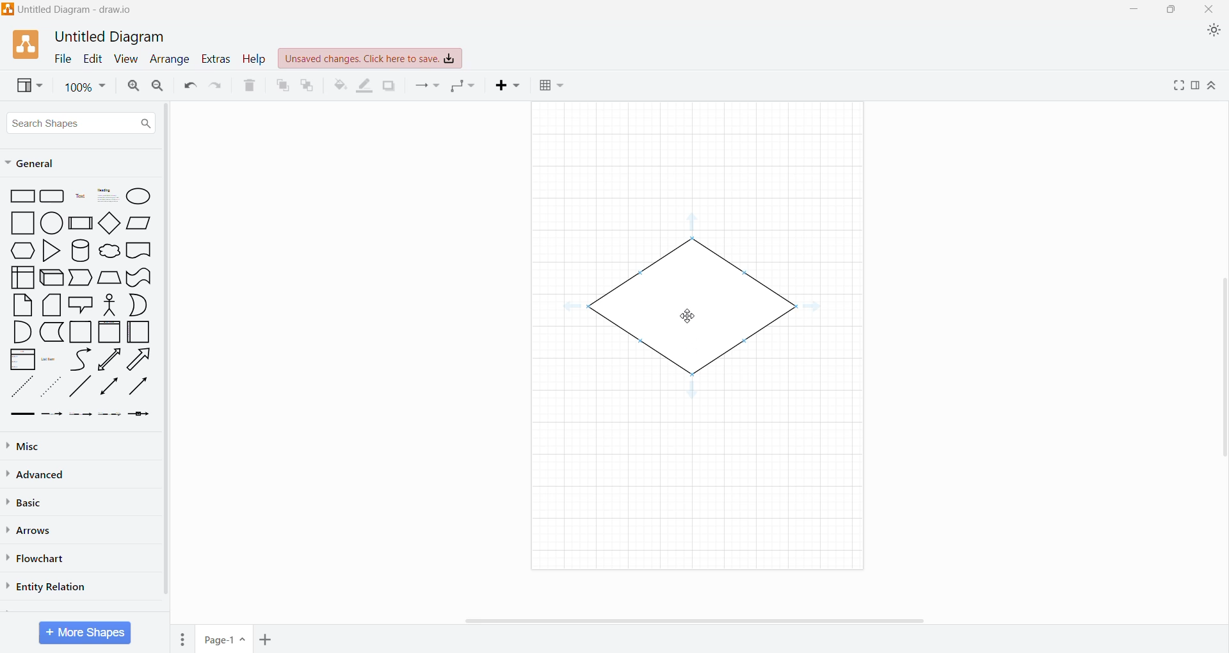 The image size is (1229, 653). I want to click on Table, so click(553, 86).